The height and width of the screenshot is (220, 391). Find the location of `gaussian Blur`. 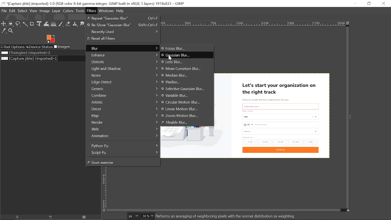

gaussian Blur is located at coordinates (186, 55).